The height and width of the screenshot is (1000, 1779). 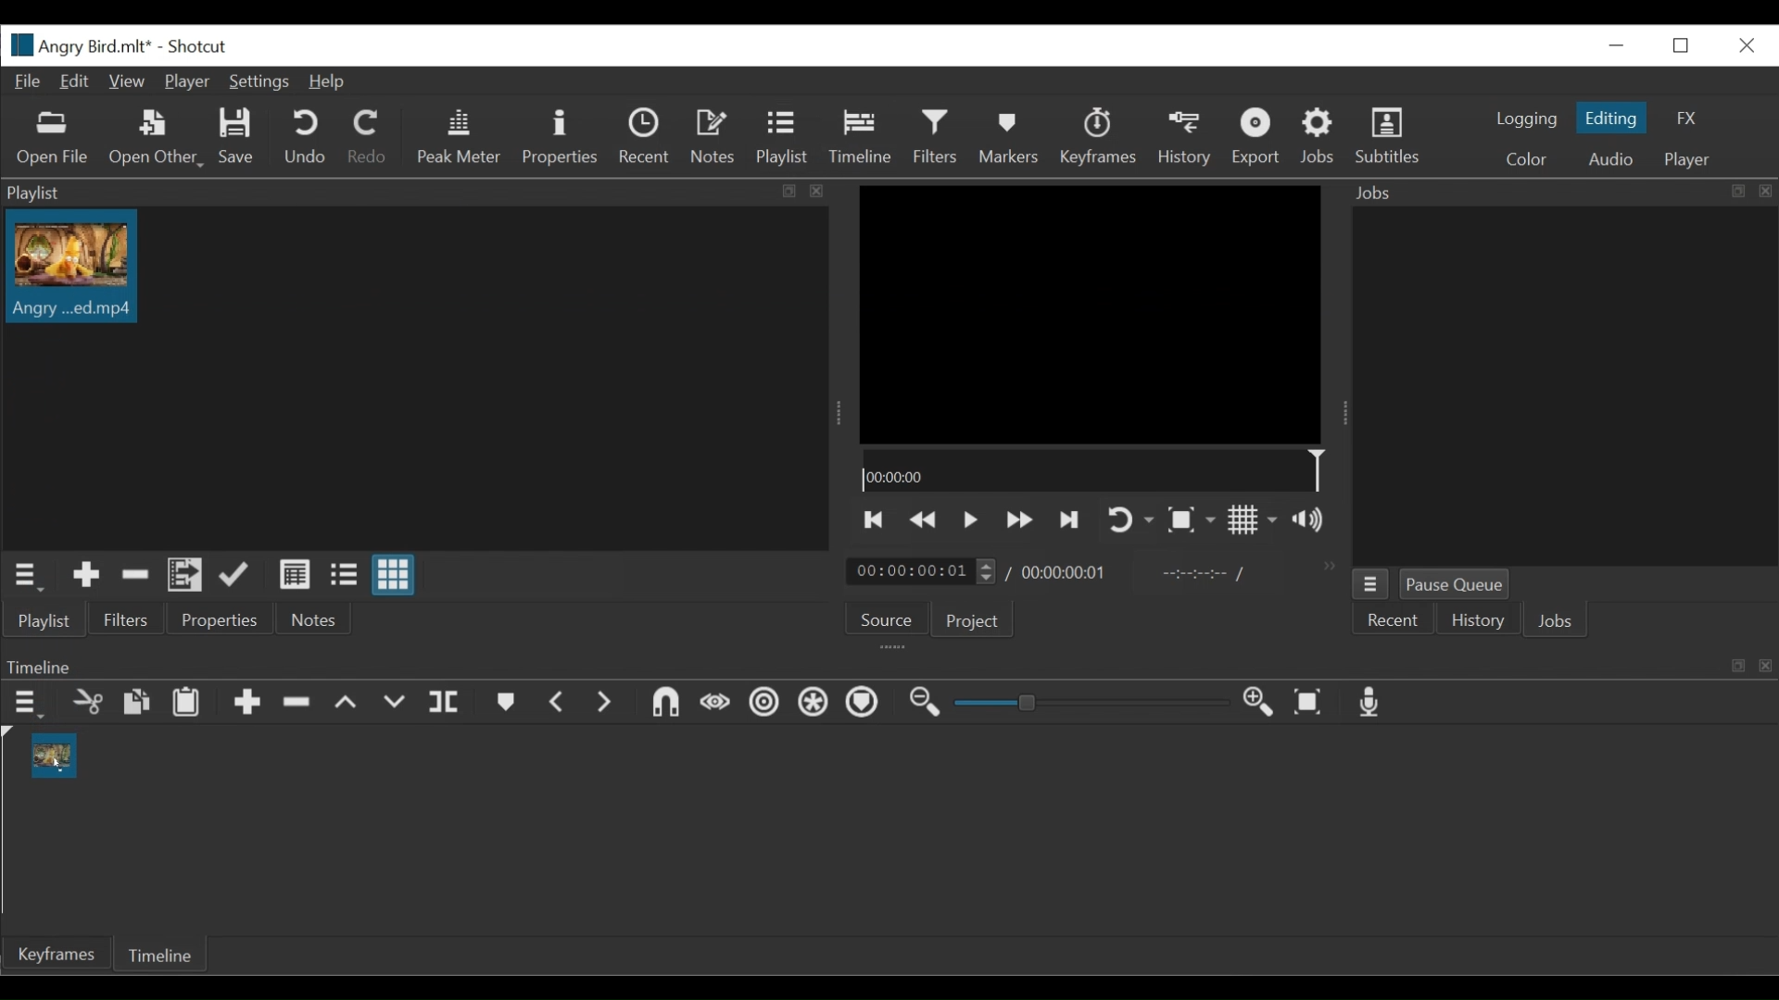 What do you see at coordinates (1374, 585) in the screenshot?
I see `Job menu` at bounding box center [1374, 585].